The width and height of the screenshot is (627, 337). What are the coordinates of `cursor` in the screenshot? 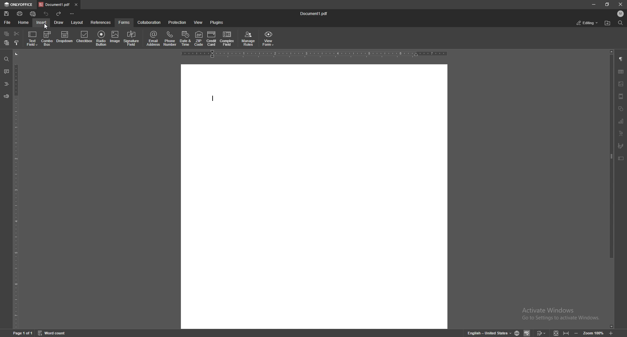 It's located at (46, 27).